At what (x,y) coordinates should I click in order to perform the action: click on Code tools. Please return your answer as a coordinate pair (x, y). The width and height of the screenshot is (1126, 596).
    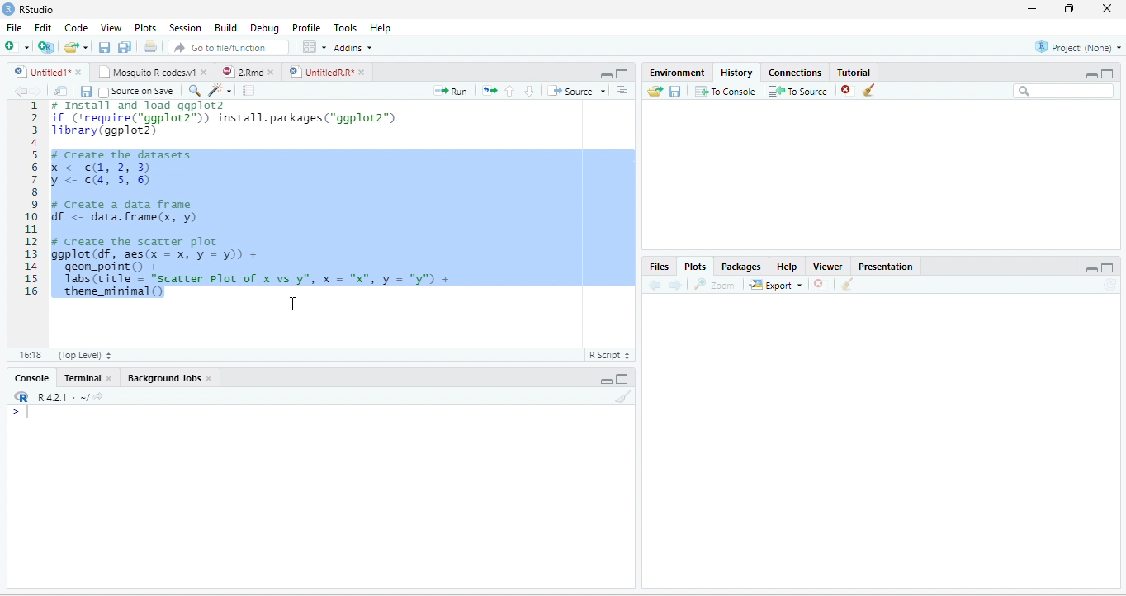
    Looking at the image, I should click on (221, 91).